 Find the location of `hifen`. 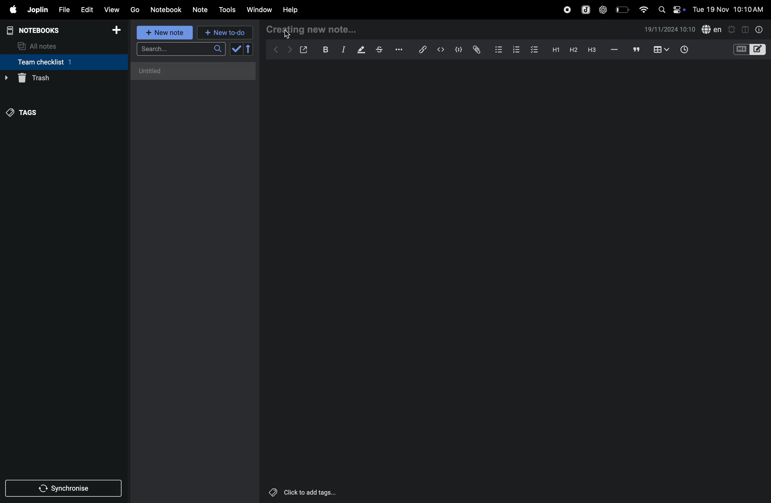

hifen is located at coordinates (614, 50).